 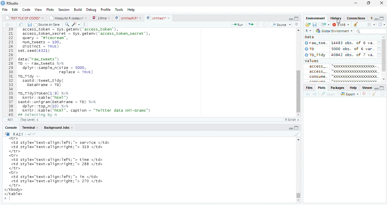 What do you see at coordinates (296, 134) in the screenshot?
I see `clear console` at bounding box center [296, 134].